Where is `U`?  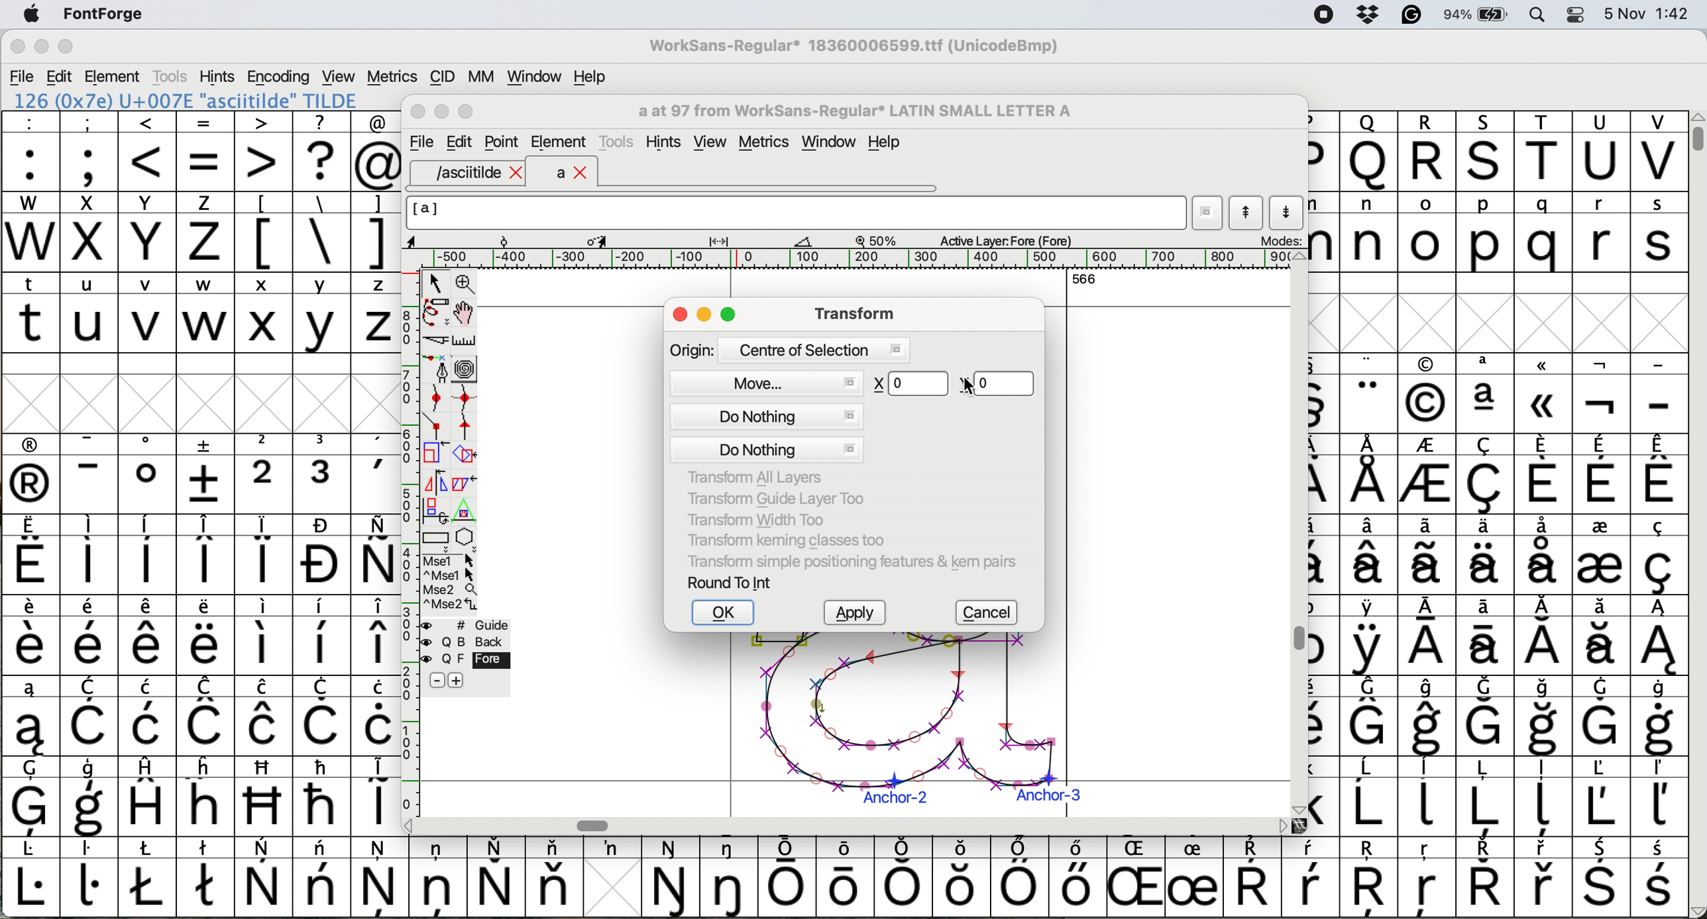 U is located at coordinates (1601, 152).